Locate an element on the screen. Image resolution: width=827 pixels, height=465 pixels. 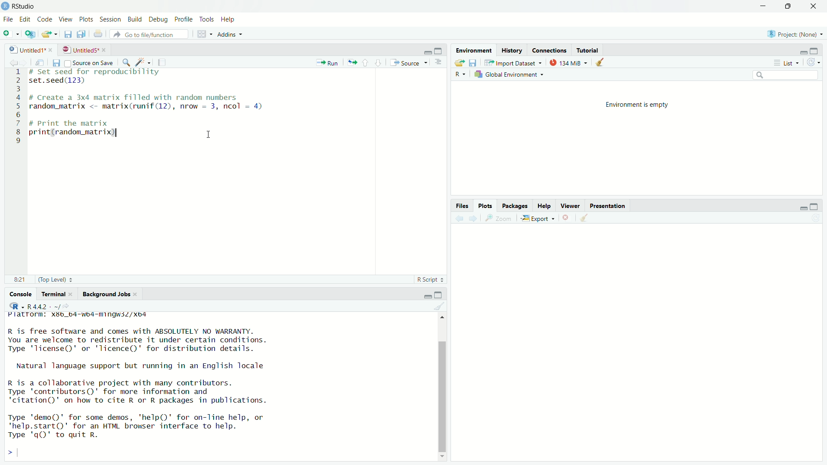
back is located at coordinates (12, 61).